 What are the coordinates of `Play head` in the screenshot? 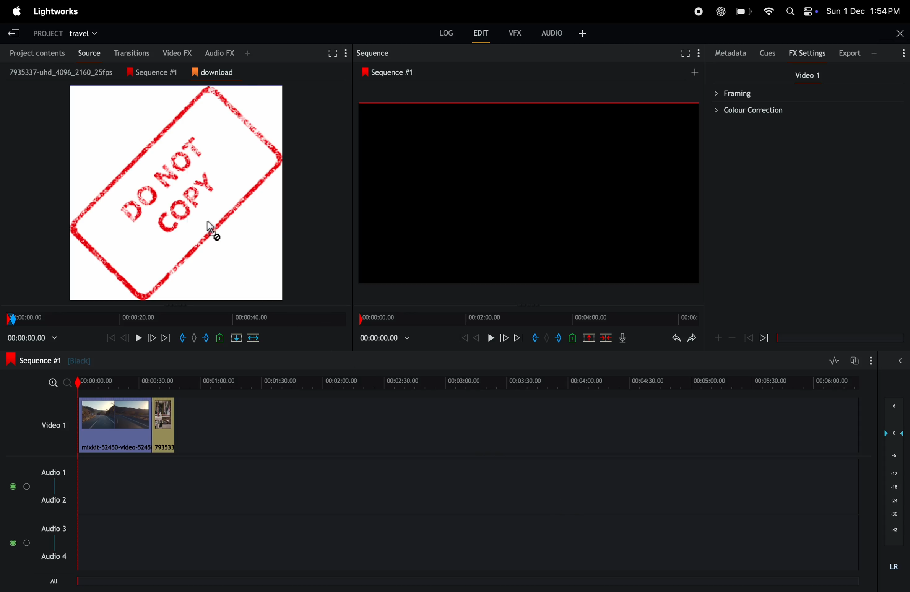 It's located at (78, 473).